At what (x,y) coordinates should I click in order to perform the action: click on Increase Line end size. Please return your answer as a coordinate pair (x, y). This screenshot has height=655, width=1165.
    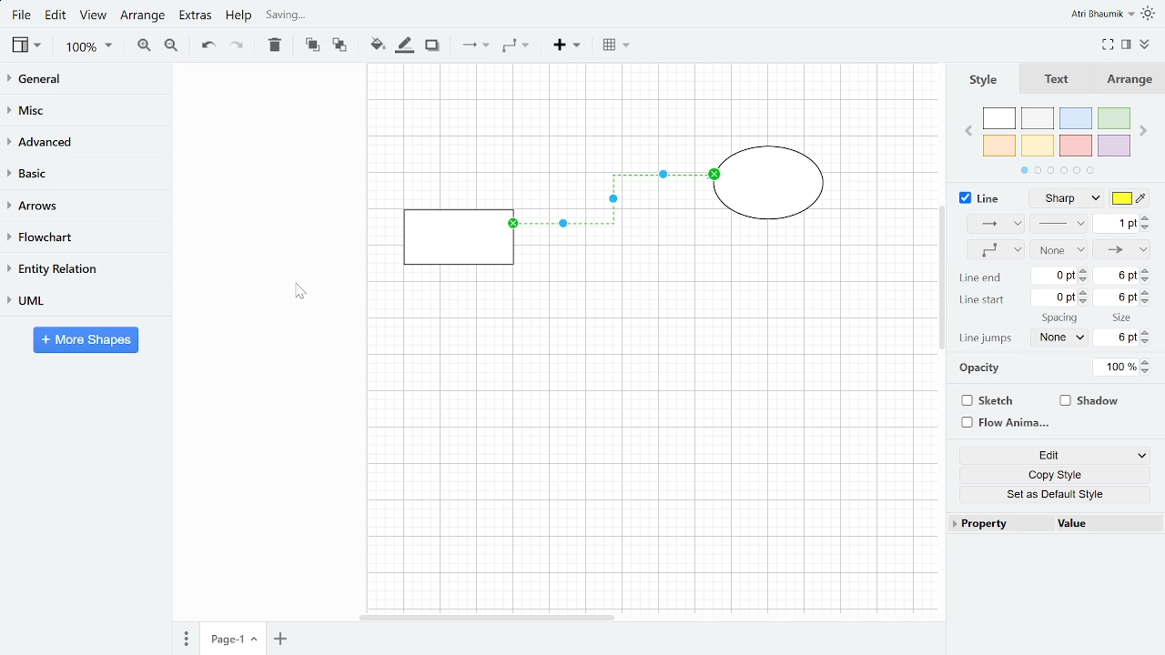
    Looking at the image, I should click on (1146, 269).